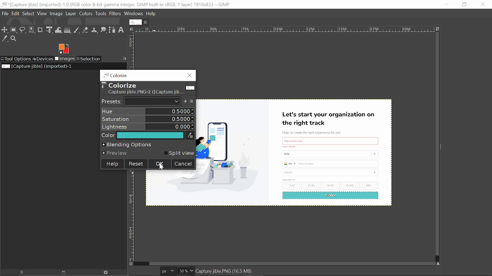 The image size is (492, 276). I want to click on Add preset, so click(186, 102).